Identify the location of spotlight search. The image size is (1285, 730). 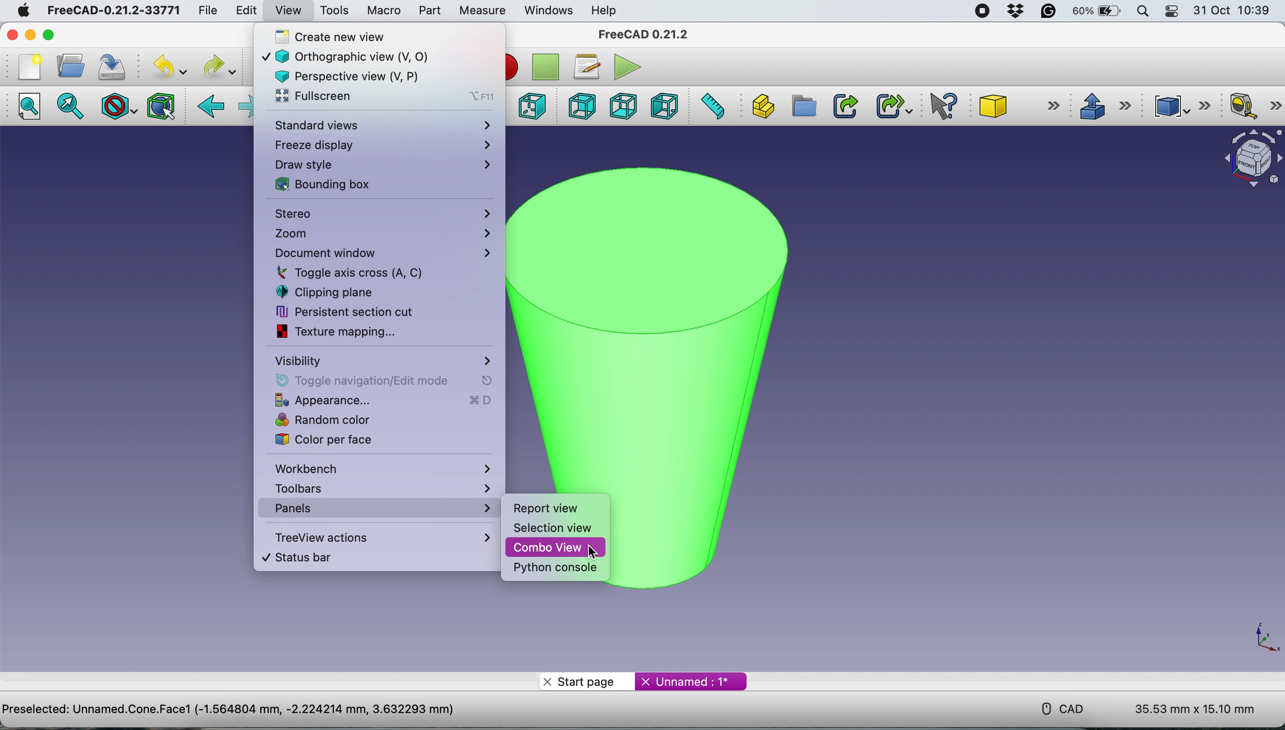
(1143, 11).